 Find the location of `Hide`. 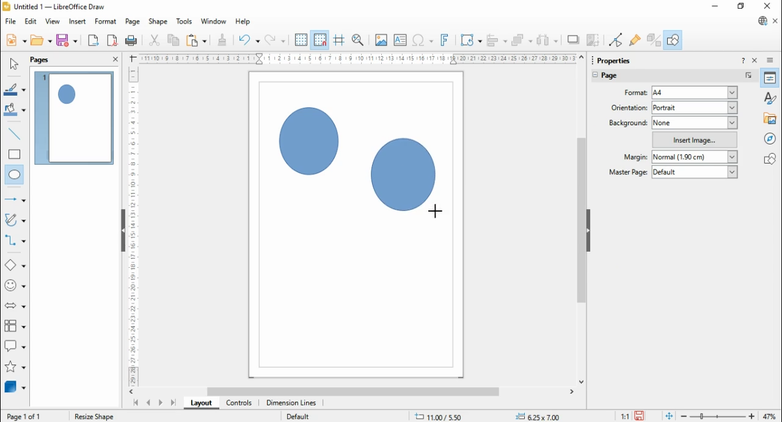

Hide is located at coordinates (123, 232).